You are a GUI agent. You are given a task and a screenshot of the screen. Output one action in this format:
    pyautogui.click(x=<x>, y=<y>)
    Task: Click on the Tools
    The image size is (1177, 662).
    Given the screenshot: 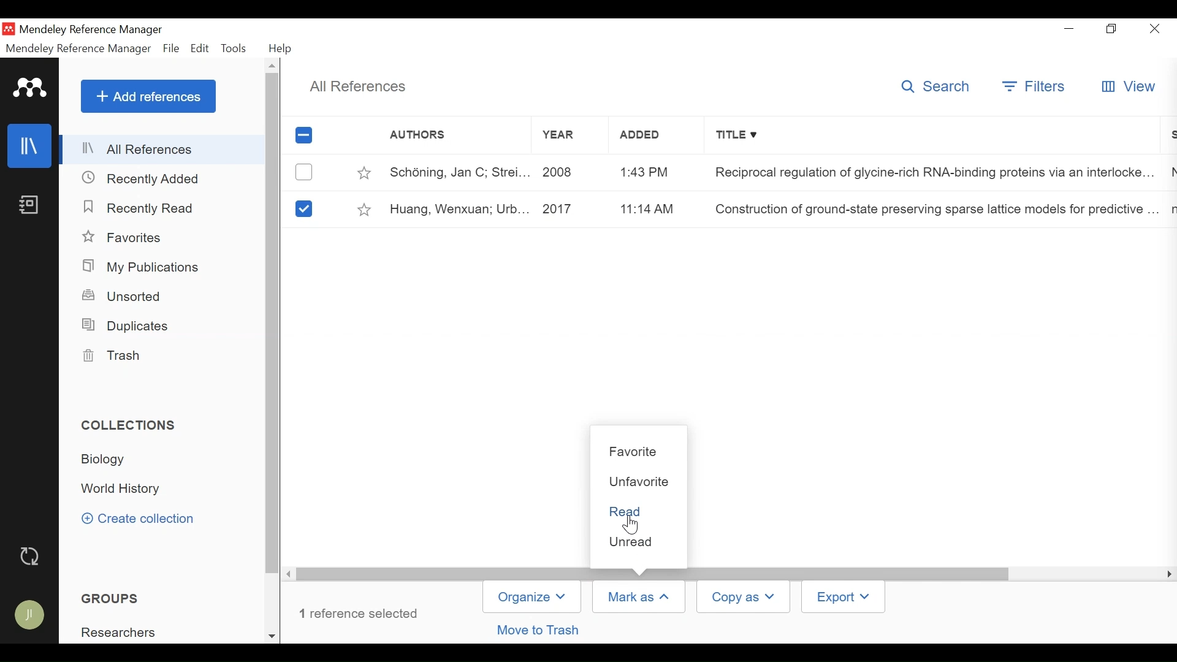 What is the action you would take?
    pyautogui.click(x=234, y=48)
    